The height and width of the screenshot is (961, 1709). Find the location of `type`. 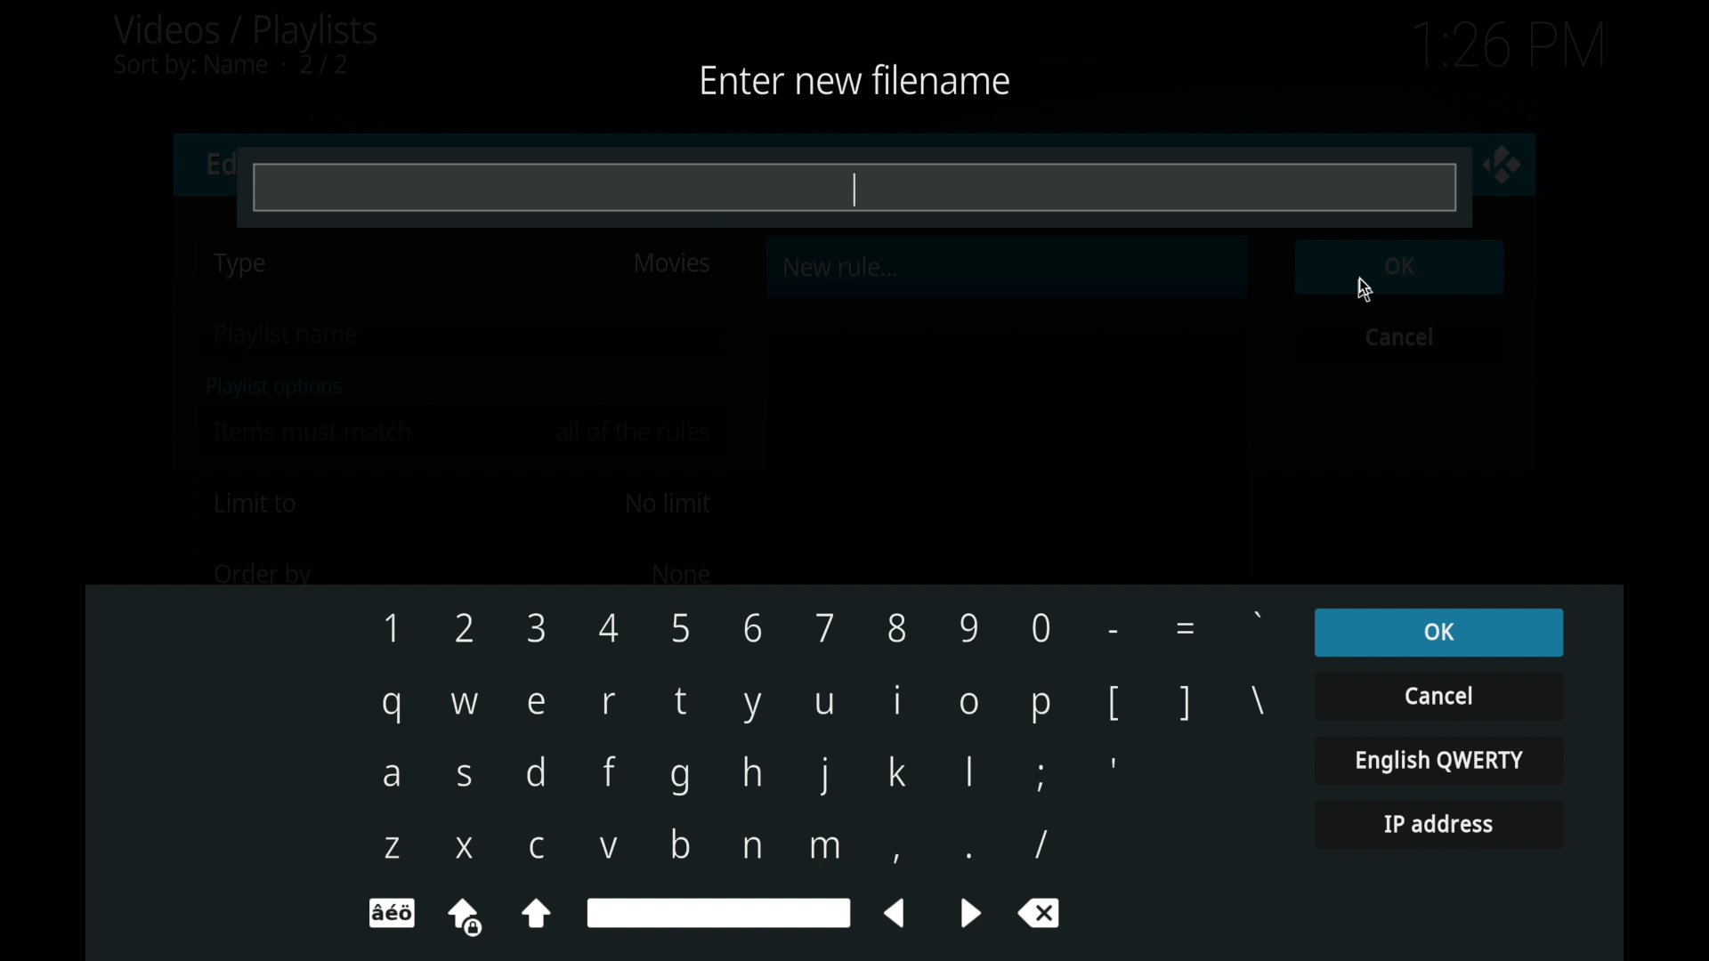

type is located at coordinates (241, 265).